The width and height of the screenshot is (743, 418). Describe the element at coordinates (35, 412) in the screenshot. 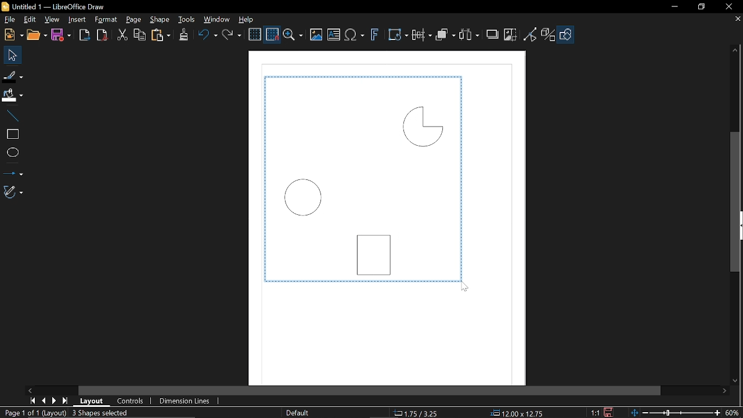

I see `page 1of 1 (Layout)` at that location.